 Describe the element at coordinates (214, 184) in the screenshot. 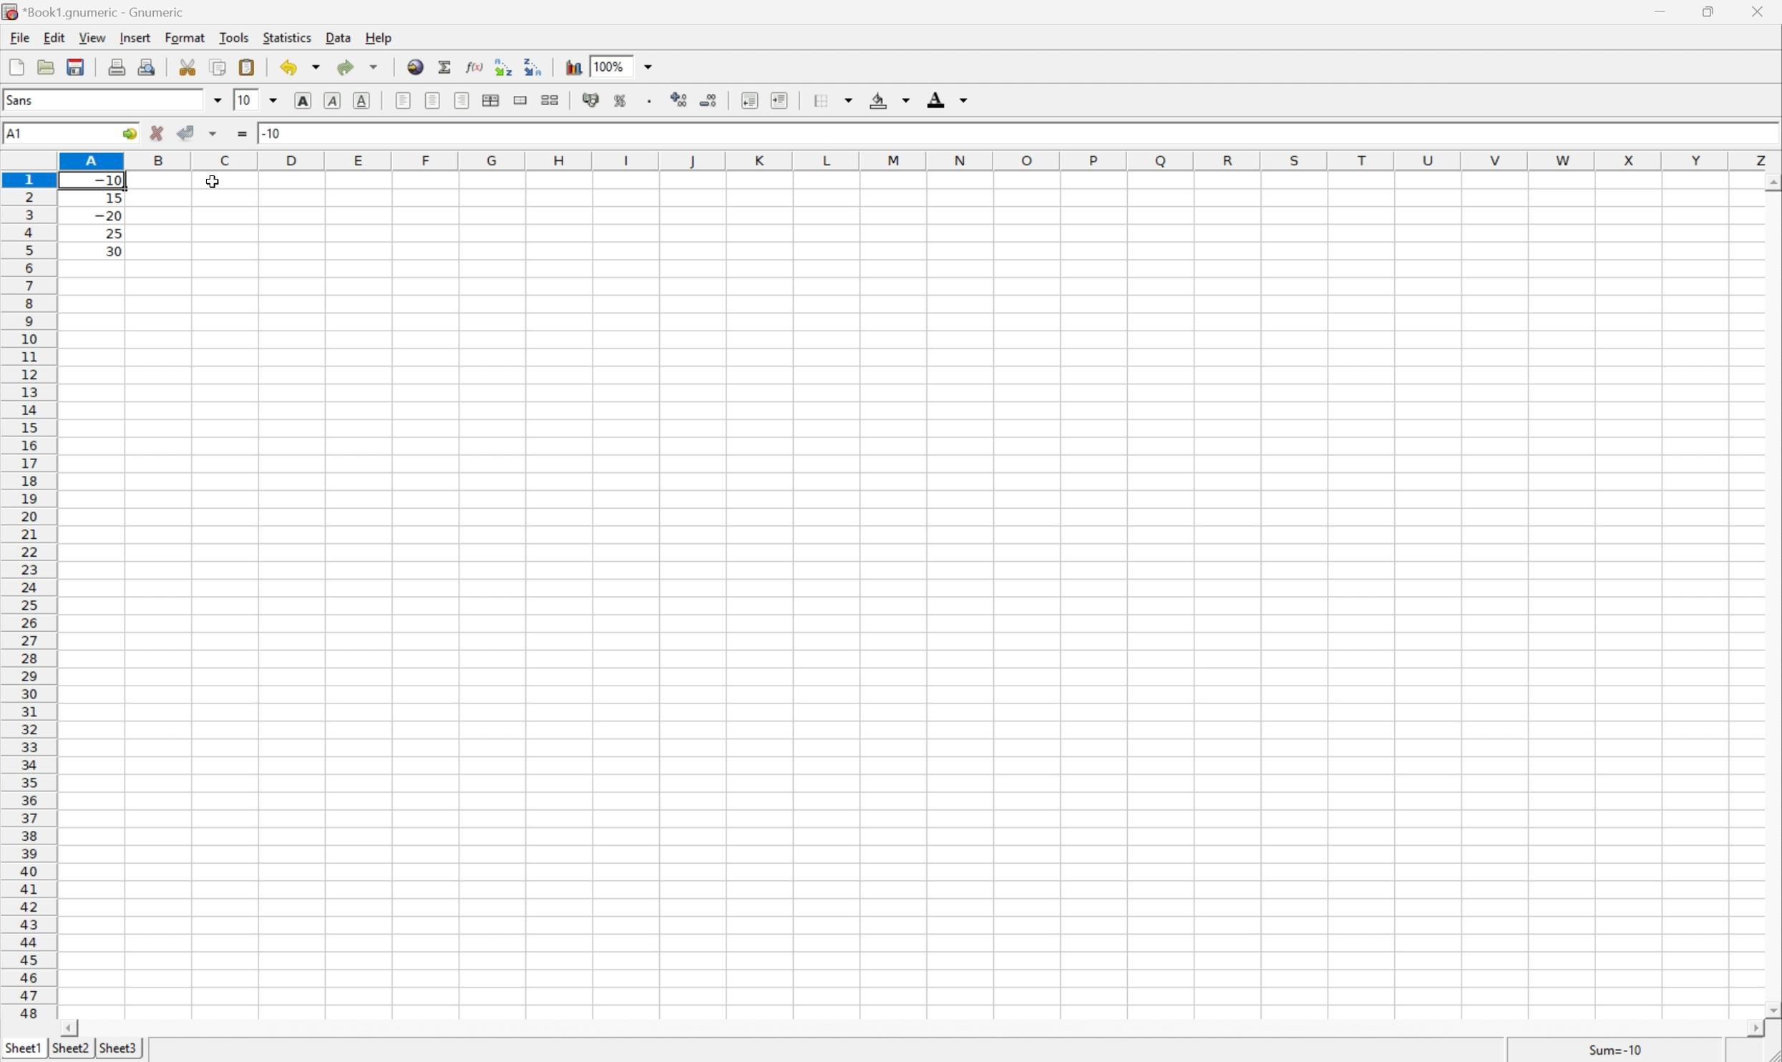

I see `Cursor` at that location.